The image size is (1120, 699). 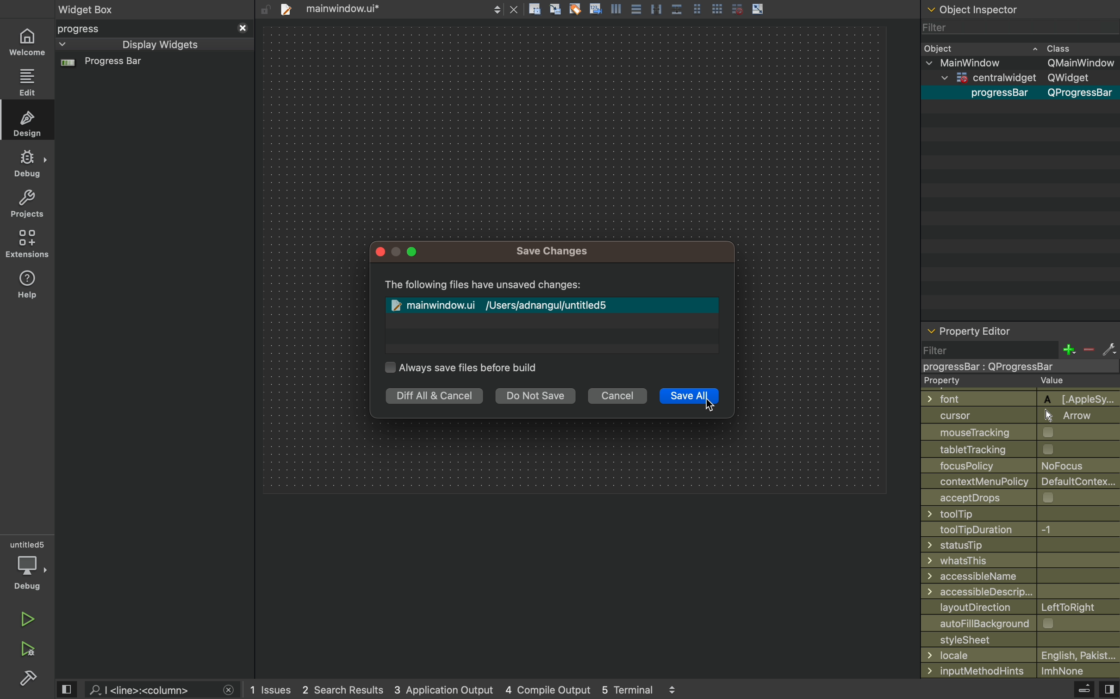 What do you see at coordinates (396, 252) in the screenshot?
I see `minimize` at bounding box center [396, 252].